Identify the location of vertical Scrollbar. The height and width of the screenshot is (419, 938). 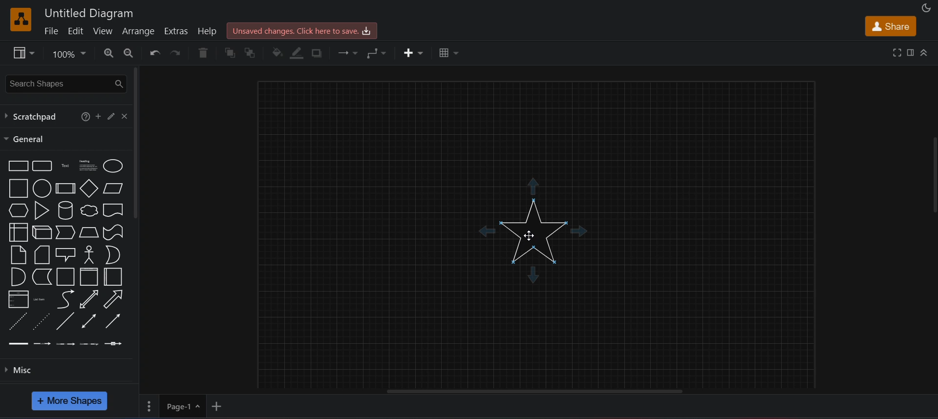
(931, 196).